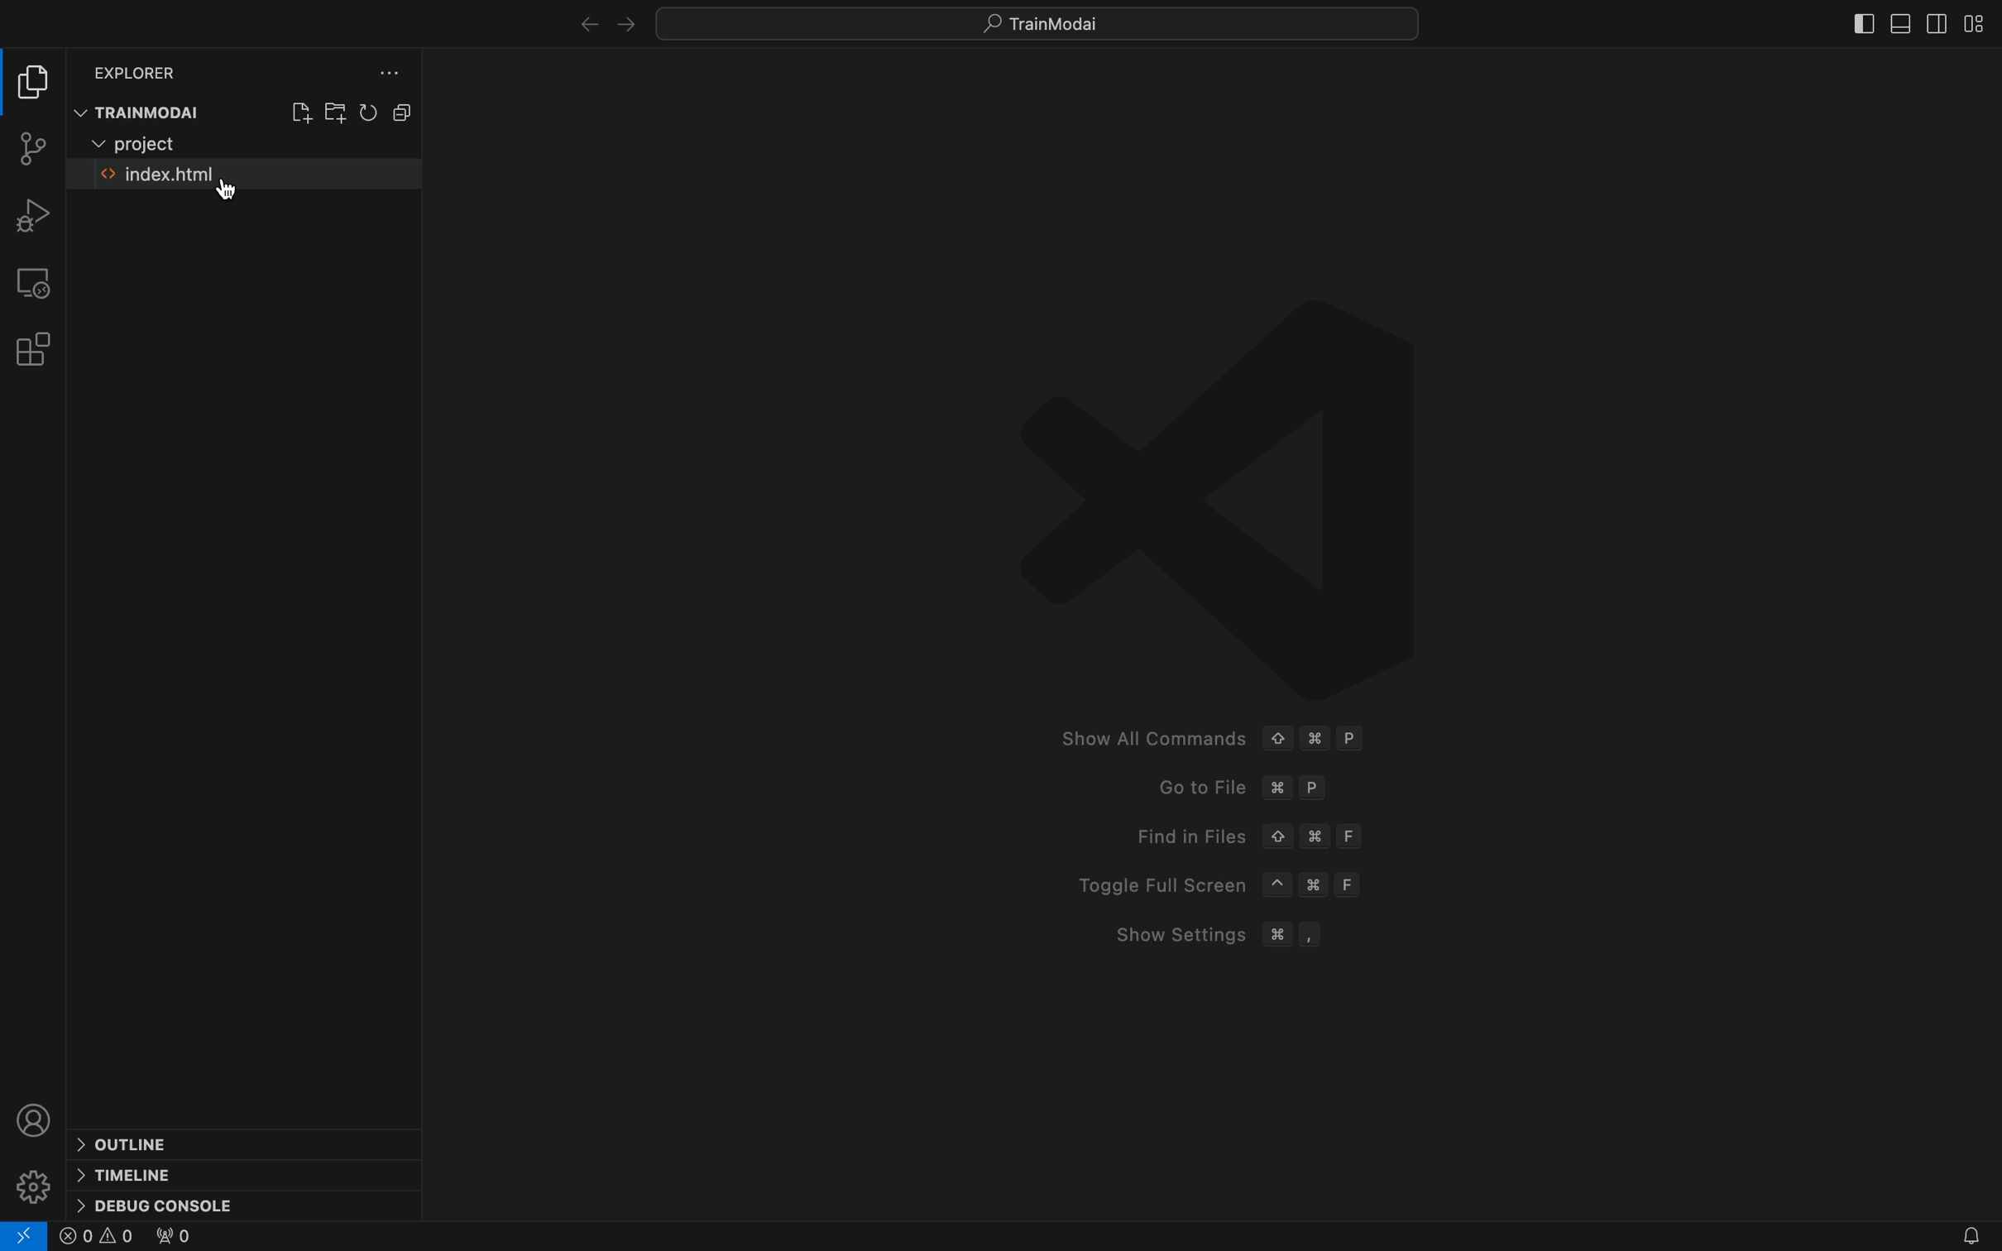 Image resolution: width=2002 pixels, height=1251 pixels. I want to click on arrows, so click(582, 26).